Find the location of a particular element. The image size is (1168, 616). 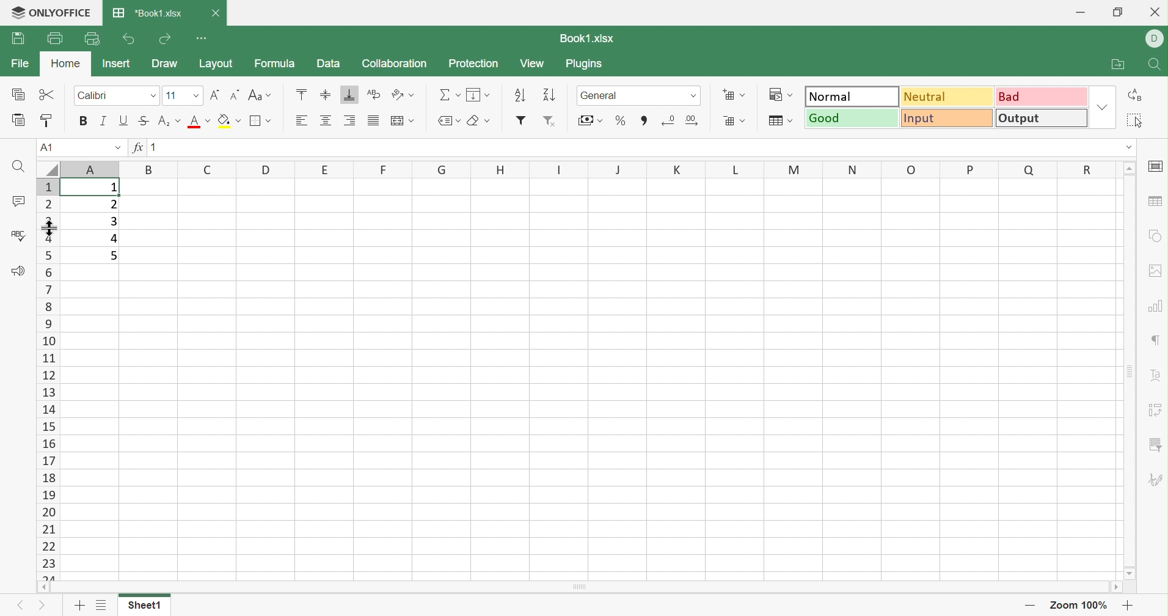

Drop Down is located at coordinates (1103, 107).